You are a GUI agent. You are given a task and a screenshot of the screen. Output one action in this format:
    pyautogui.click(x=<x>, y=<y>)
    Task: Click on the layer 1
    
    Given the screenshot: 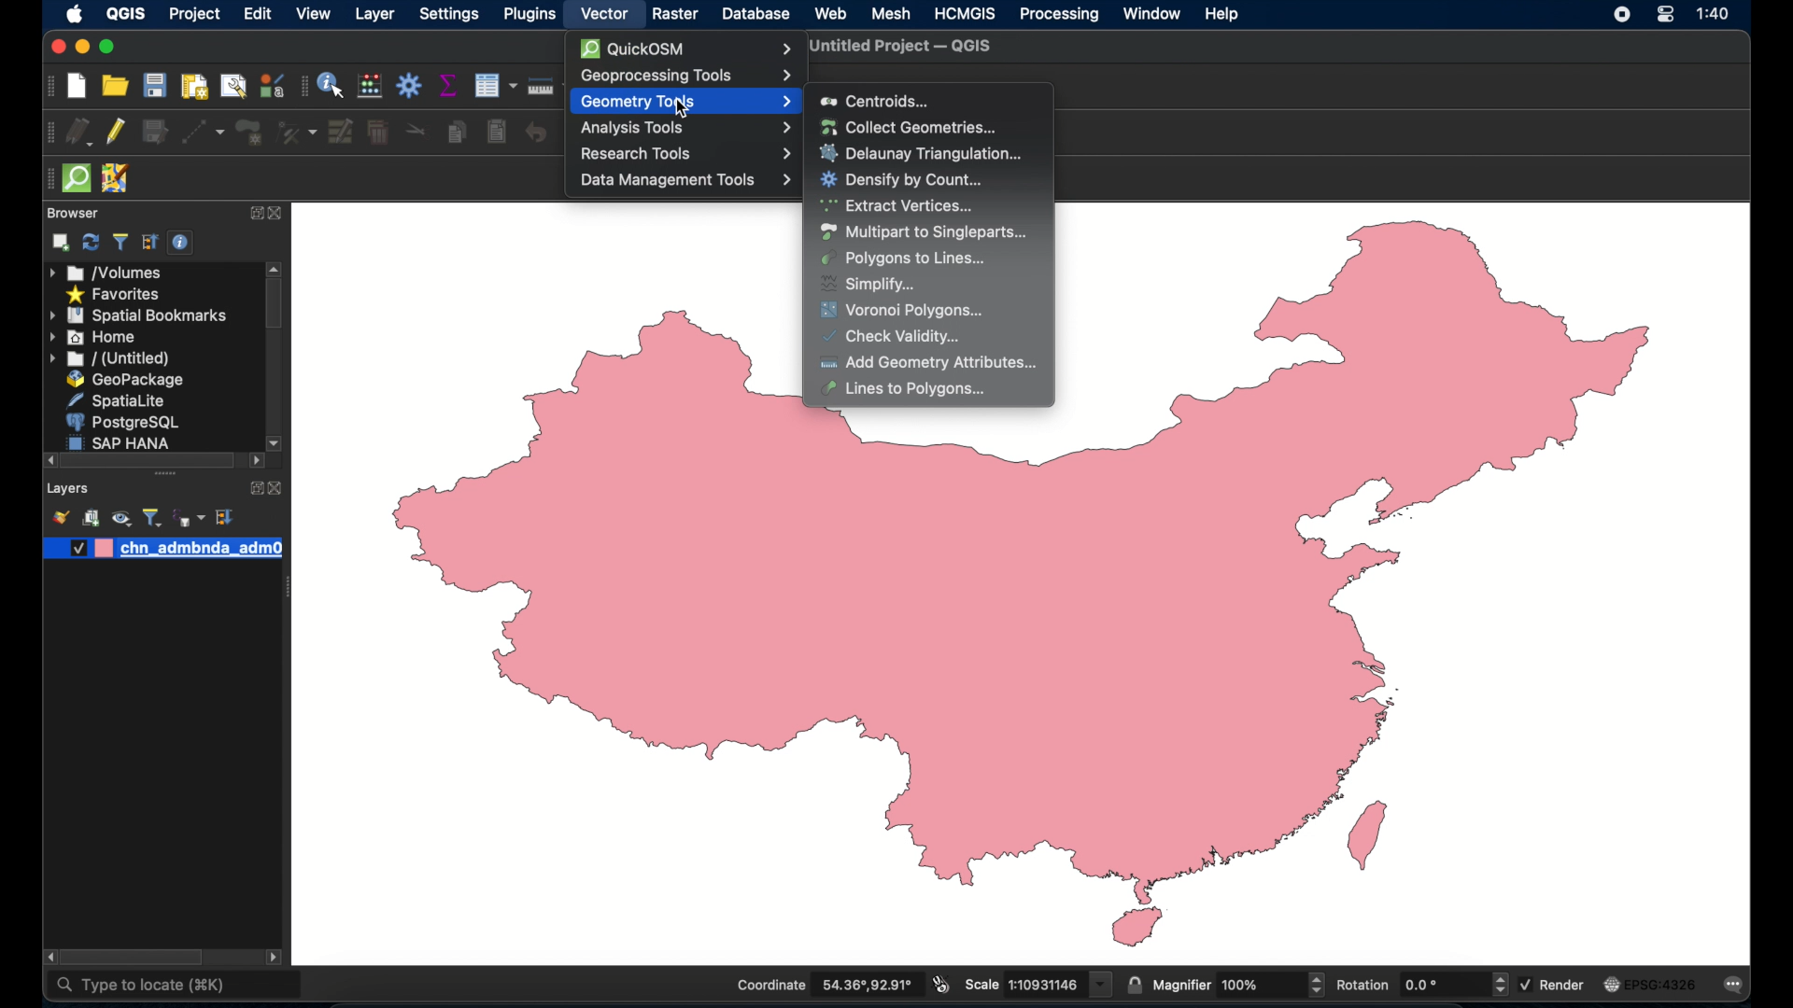 What is the action you would take?
    pyautogui.click(x=163, y=549)
    